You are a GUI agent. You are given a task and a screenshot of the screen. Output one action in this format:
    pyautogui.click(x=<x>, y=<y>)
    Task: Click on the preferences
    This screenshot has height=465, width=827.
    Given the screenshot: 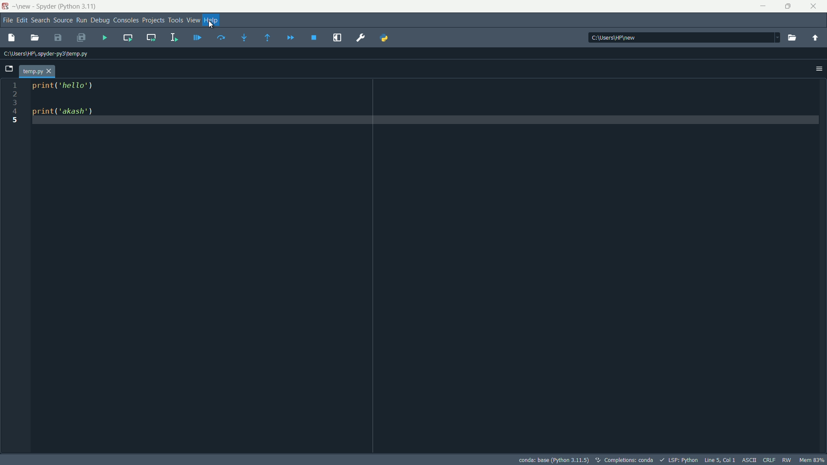 What is the action you would take?
    pyautogui.click(x=361, y=37)
    